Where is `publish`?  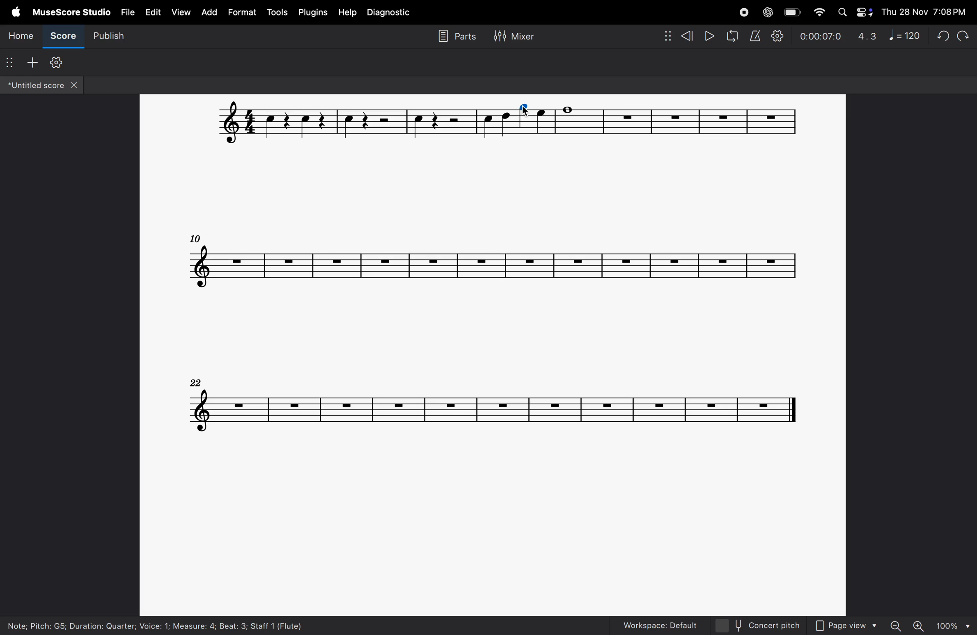
publish is located at coordinates (106, 35).